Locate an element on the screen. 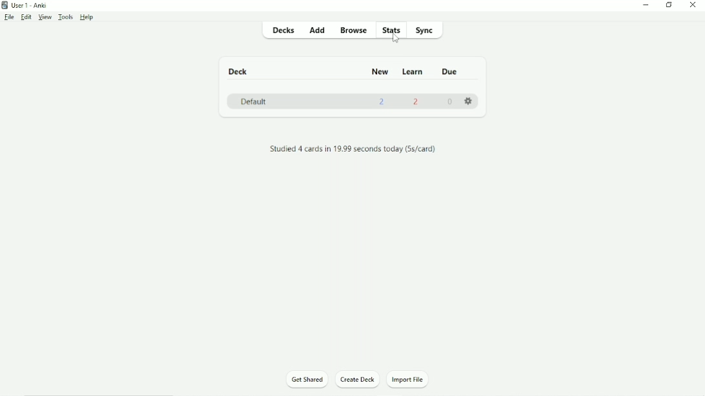  Stats is located at coordinates (393, 30).